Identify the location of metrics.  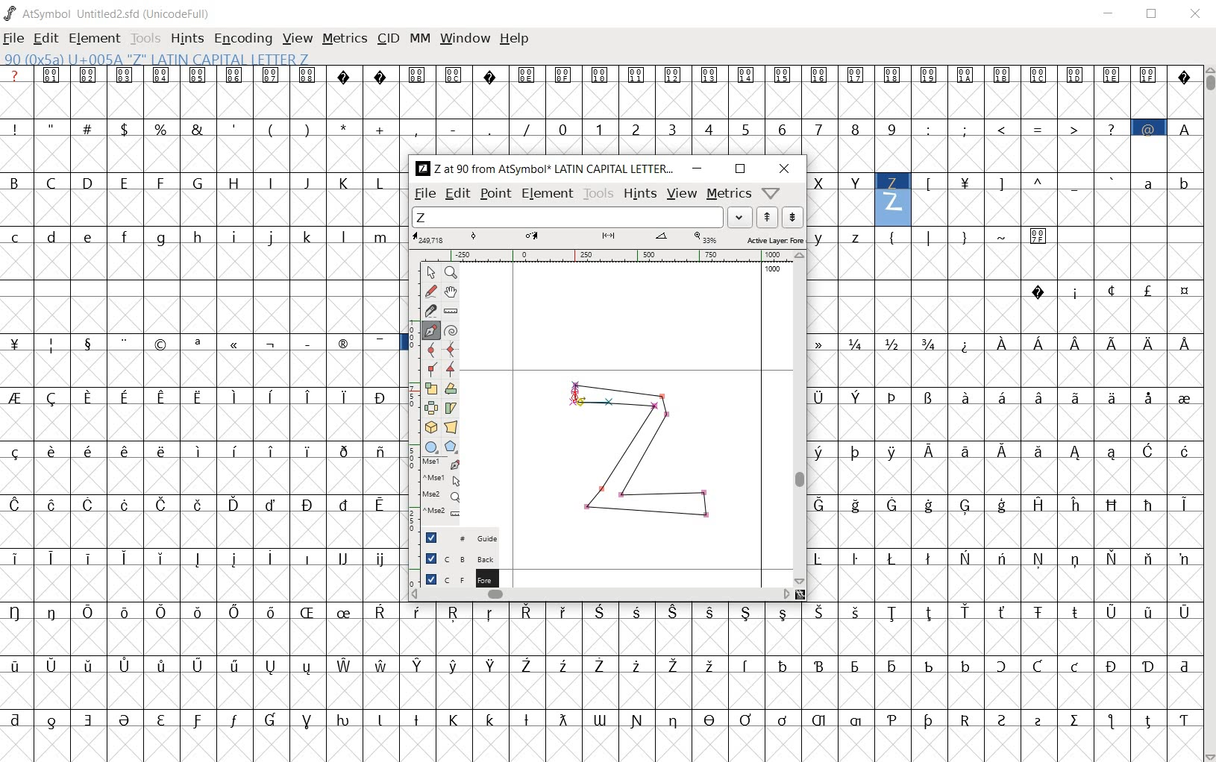
(346, 40).